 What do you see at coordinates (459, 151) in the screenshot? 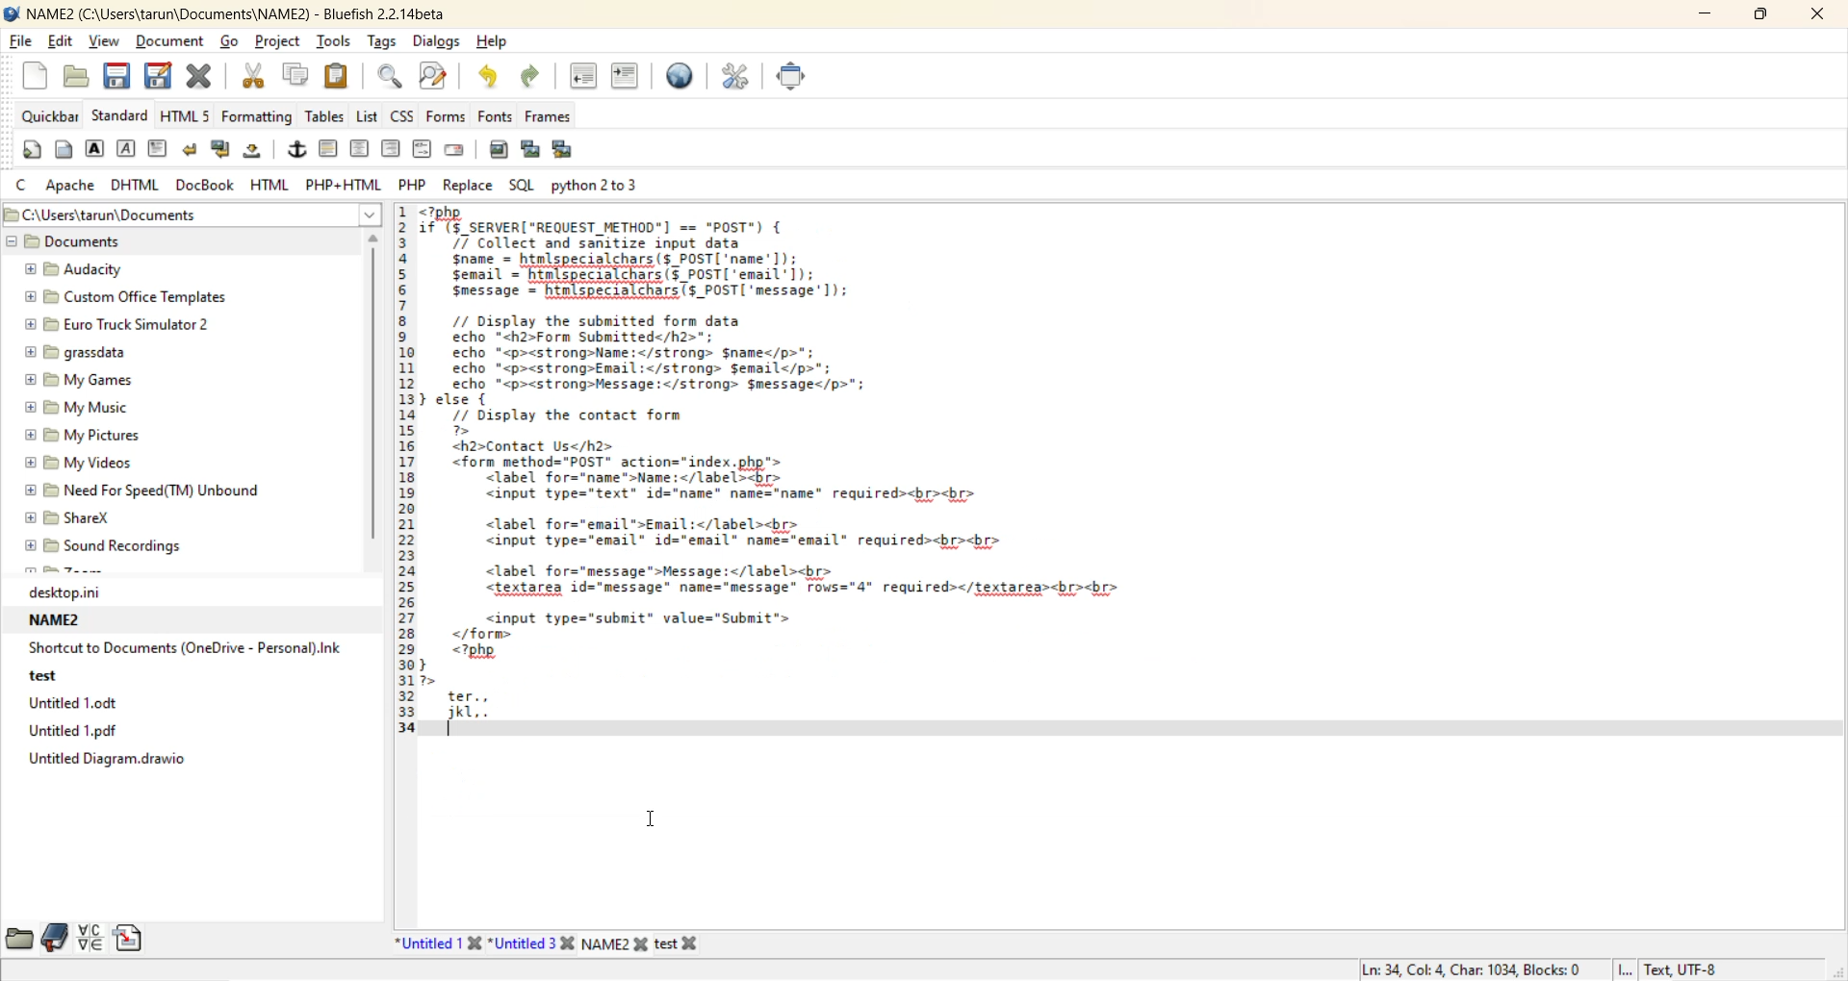
I see `email` at bounding box center [459, 151].